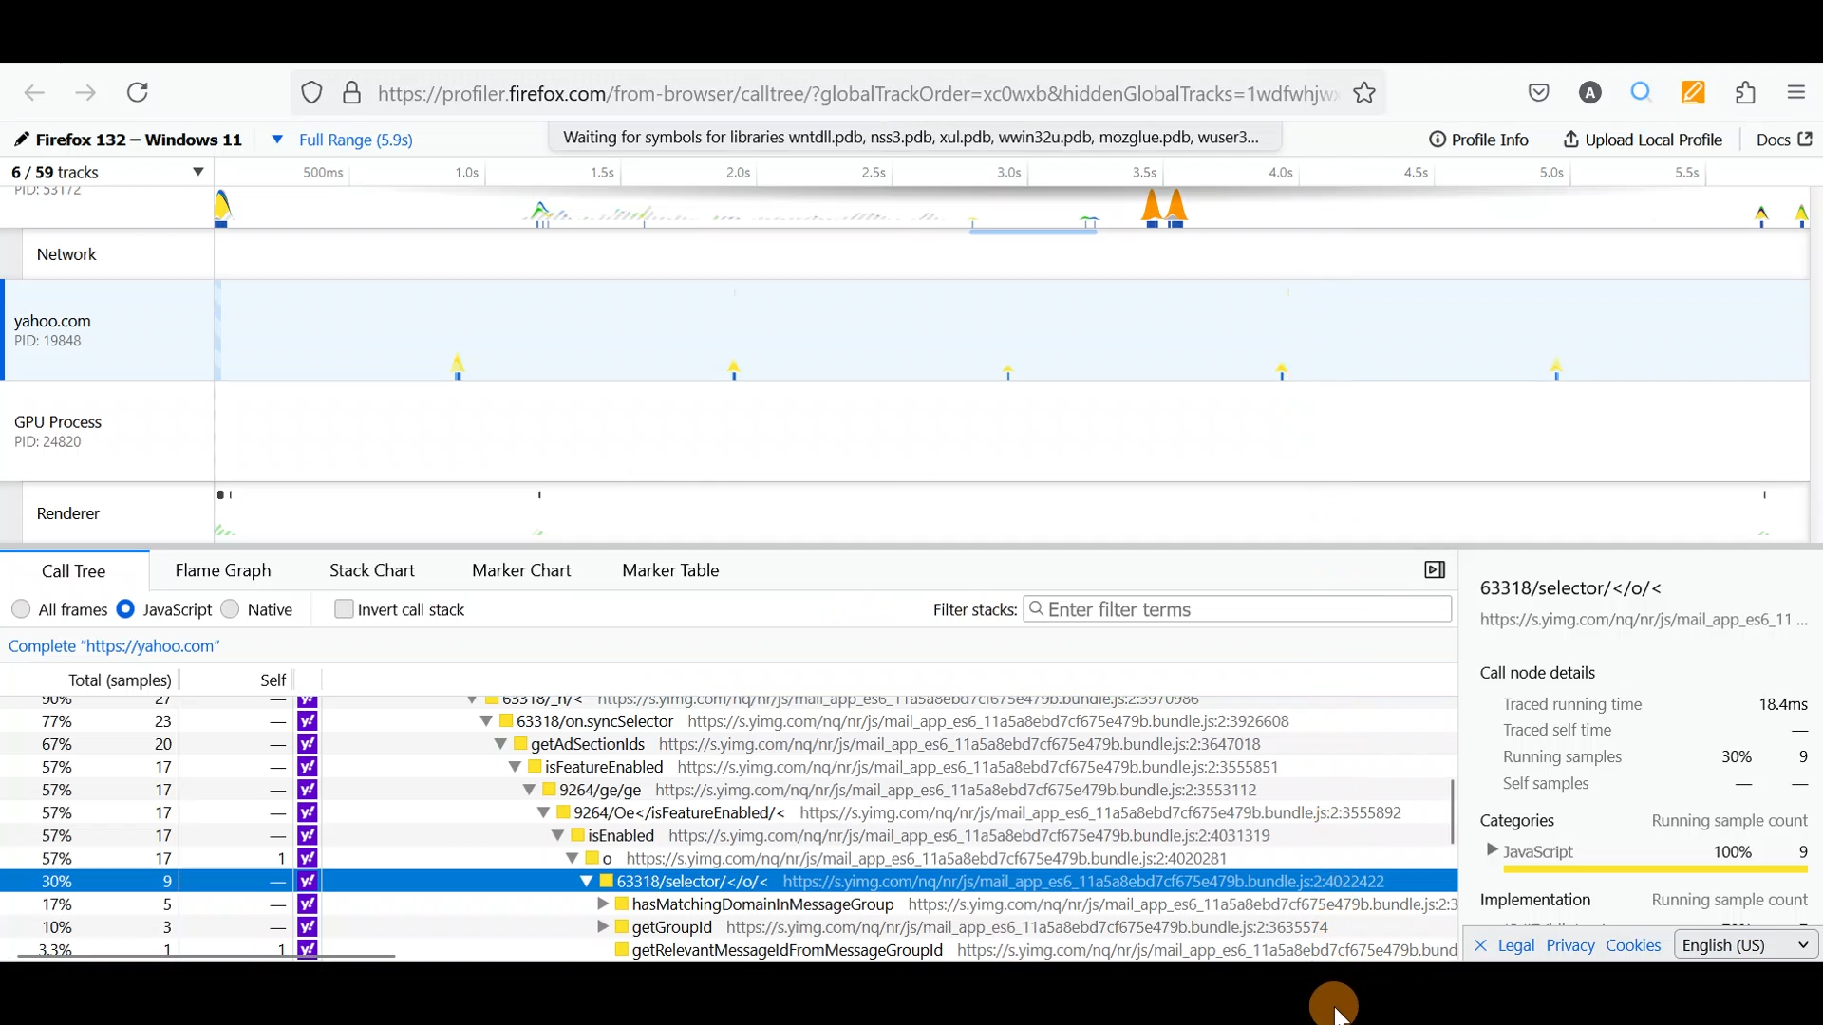 The width and height of the screenshot is (1823, 1025). What do you see at coordinates (85, 93) in the screenshot?
I see `Go forward one page` at bounding box center [85, 93].